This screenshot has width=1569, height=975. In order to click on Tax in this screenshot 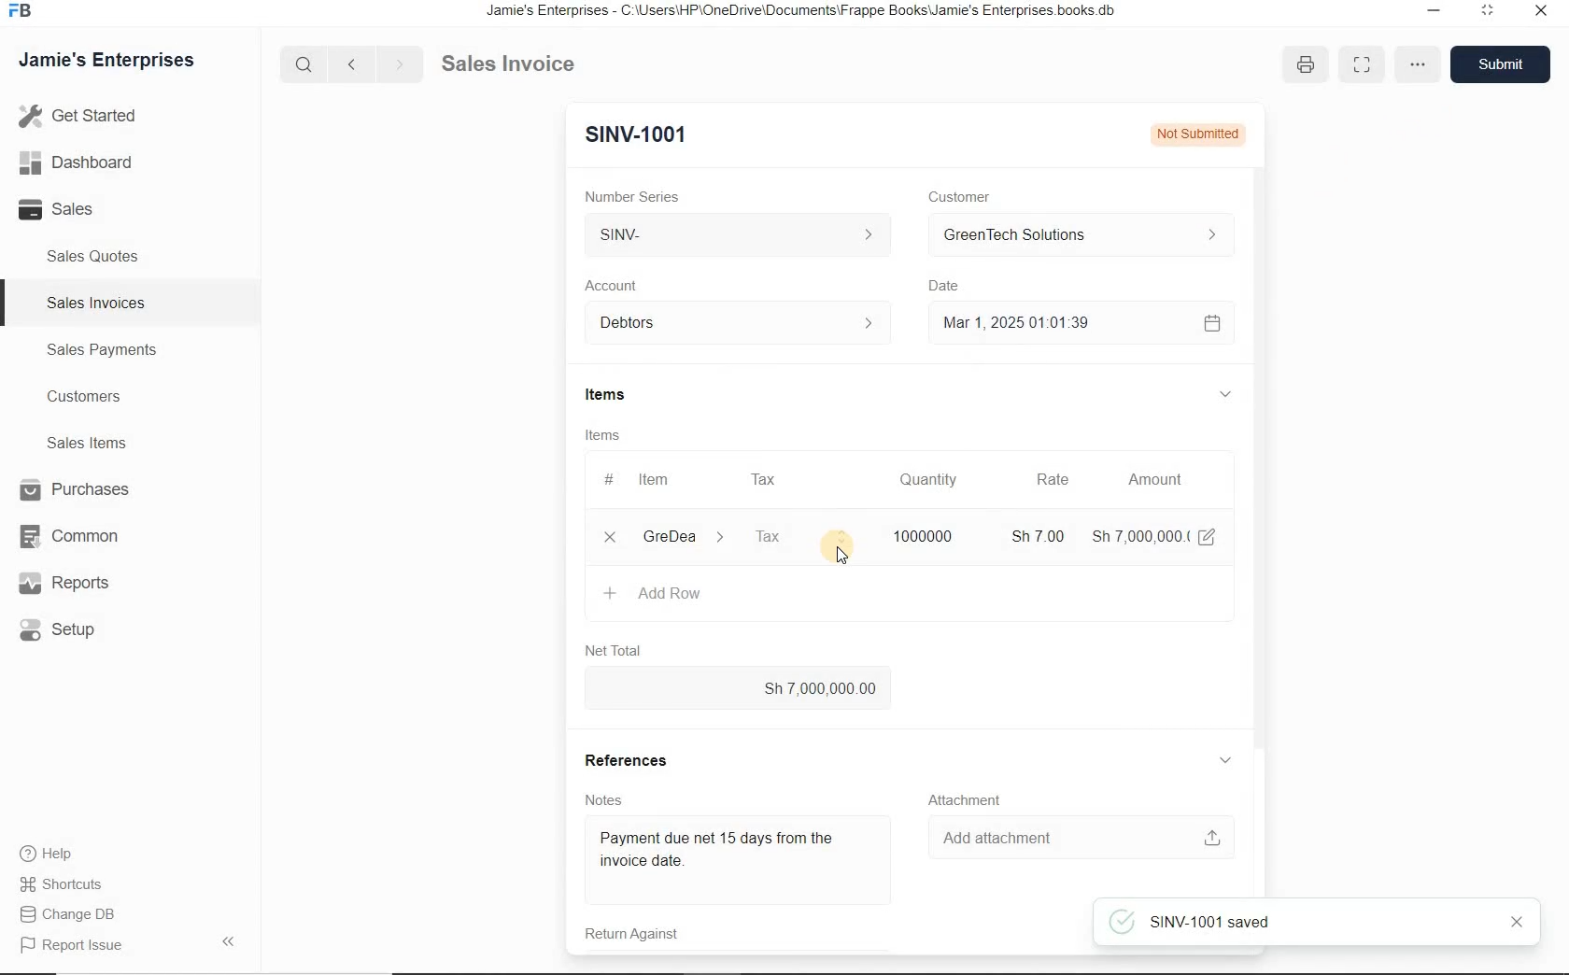, I will do `click(799, 535)`.